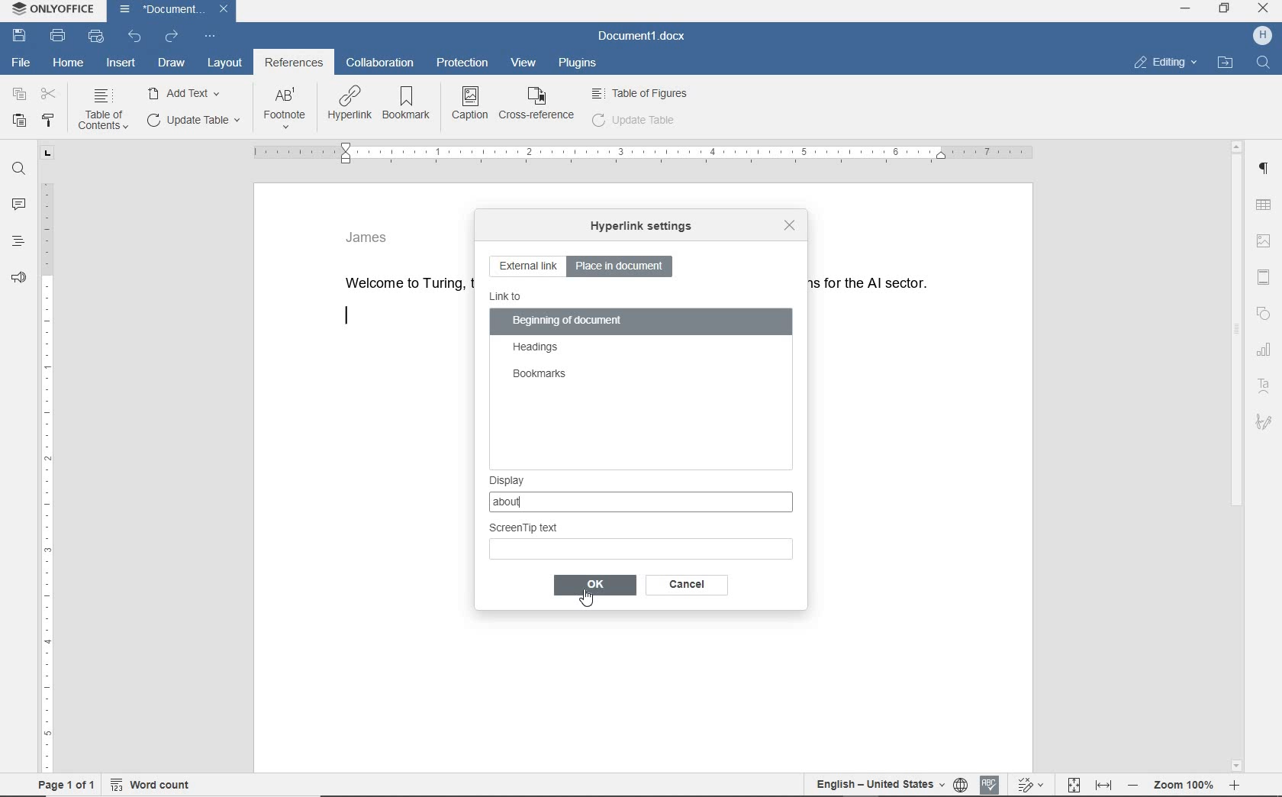 The image size is (1282, 797). I want to click on Restore down, so click(1228, 12).